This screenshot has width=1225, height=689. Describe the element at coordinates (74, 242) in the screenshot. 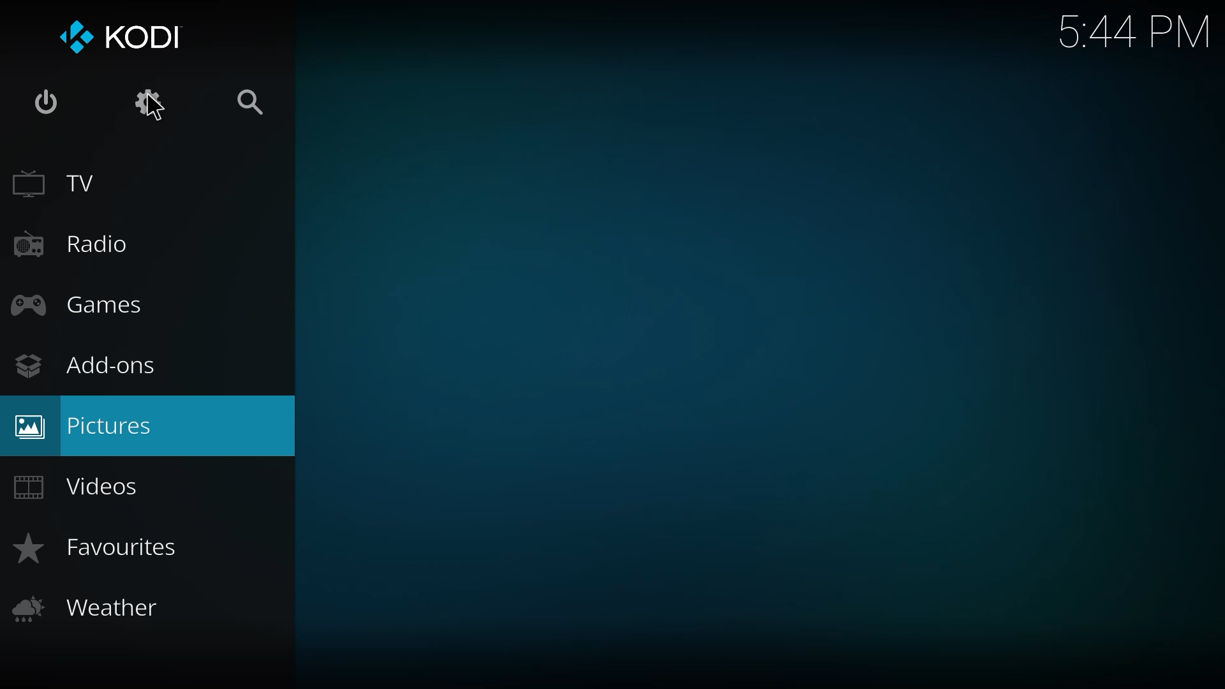

I see `radio` at that location.